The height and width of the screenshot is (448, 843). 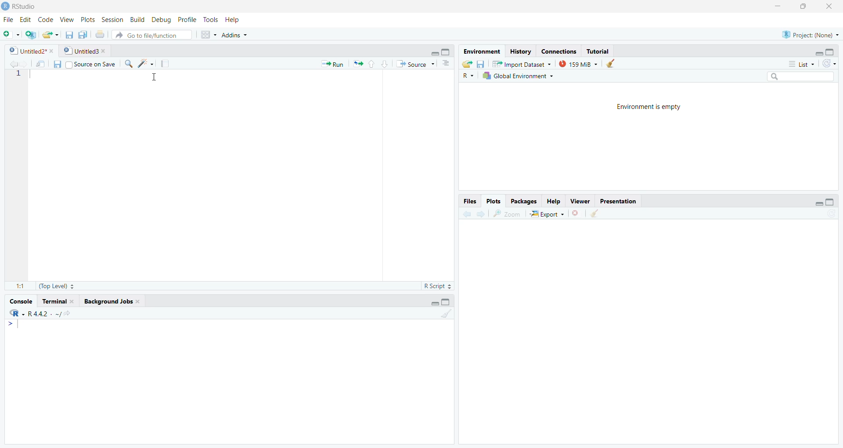 I want to click on Connections, so click(x=559, y=51).